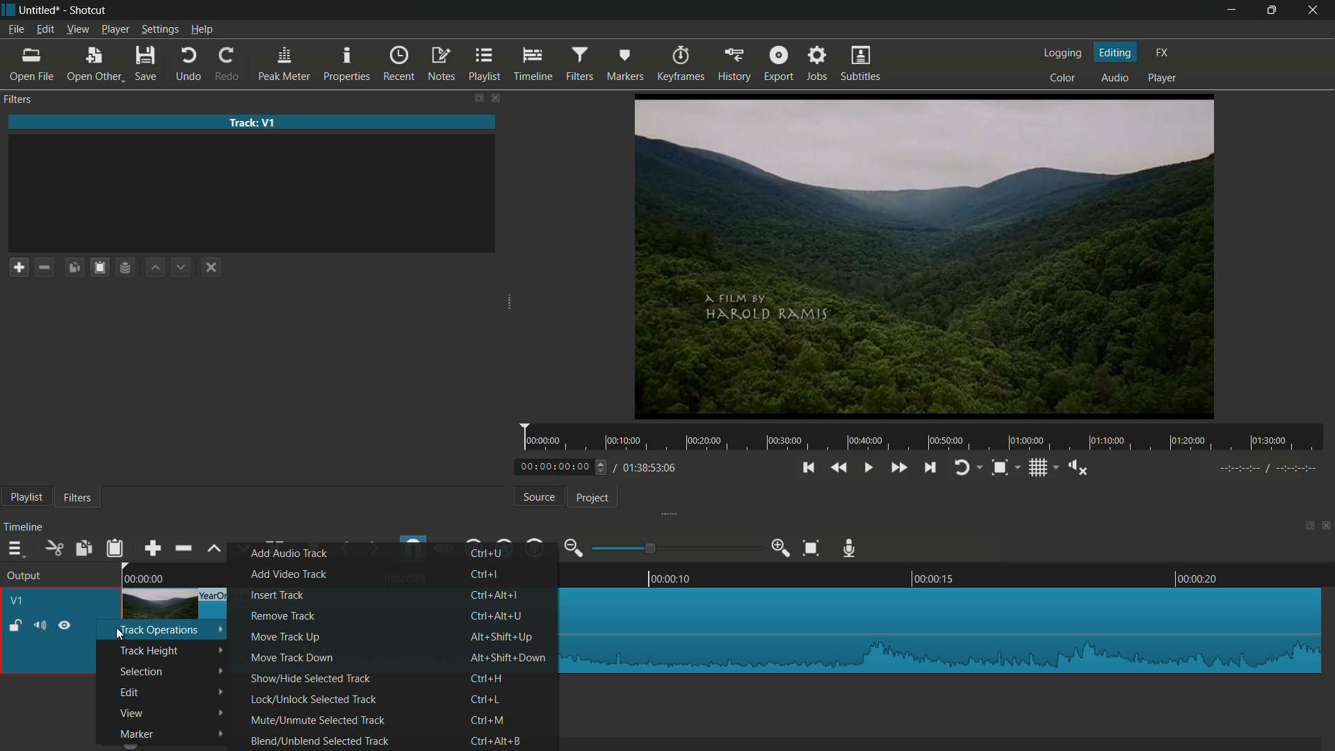  I want to click on player, so click(1163, 79).